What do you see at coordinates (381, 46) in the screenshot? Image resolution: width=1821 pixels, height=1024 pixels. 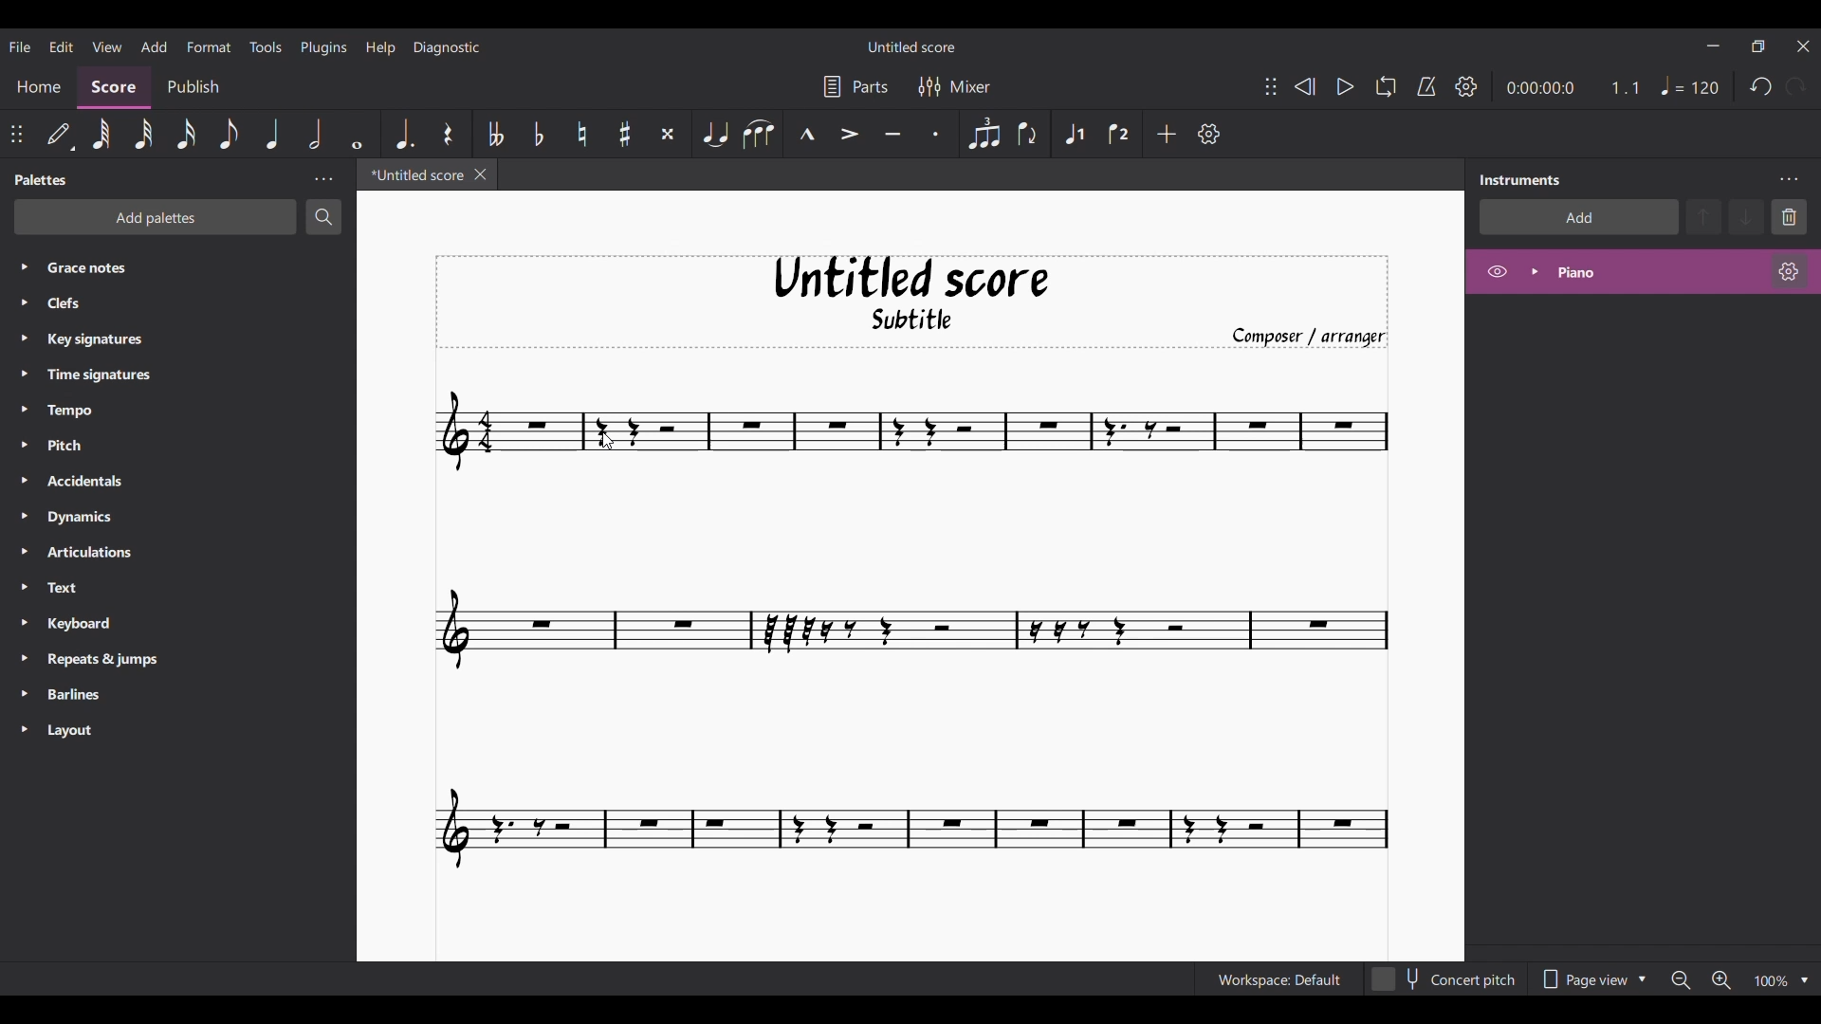 I see `Help menu` at bounding box center [381, 46].